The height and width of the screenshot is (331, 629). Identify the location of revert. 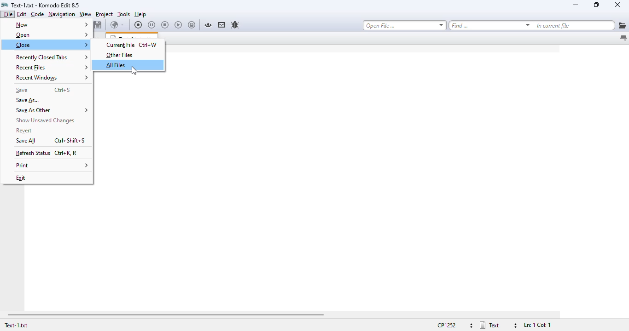
(24, 131).